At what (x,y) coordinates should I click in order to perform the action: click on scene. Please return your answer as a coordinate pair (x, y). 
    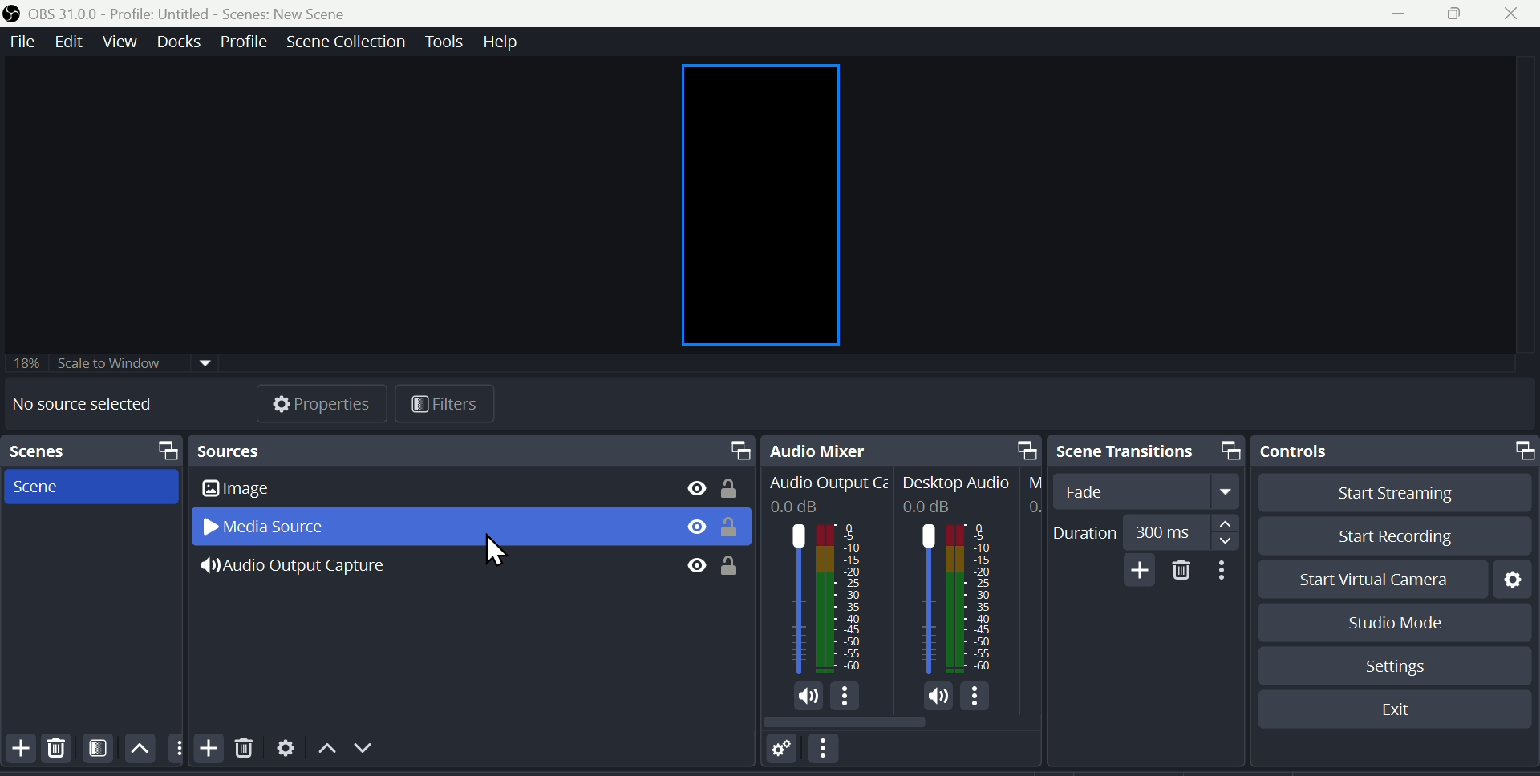
    Looking at the image, I should click on (47, 485).